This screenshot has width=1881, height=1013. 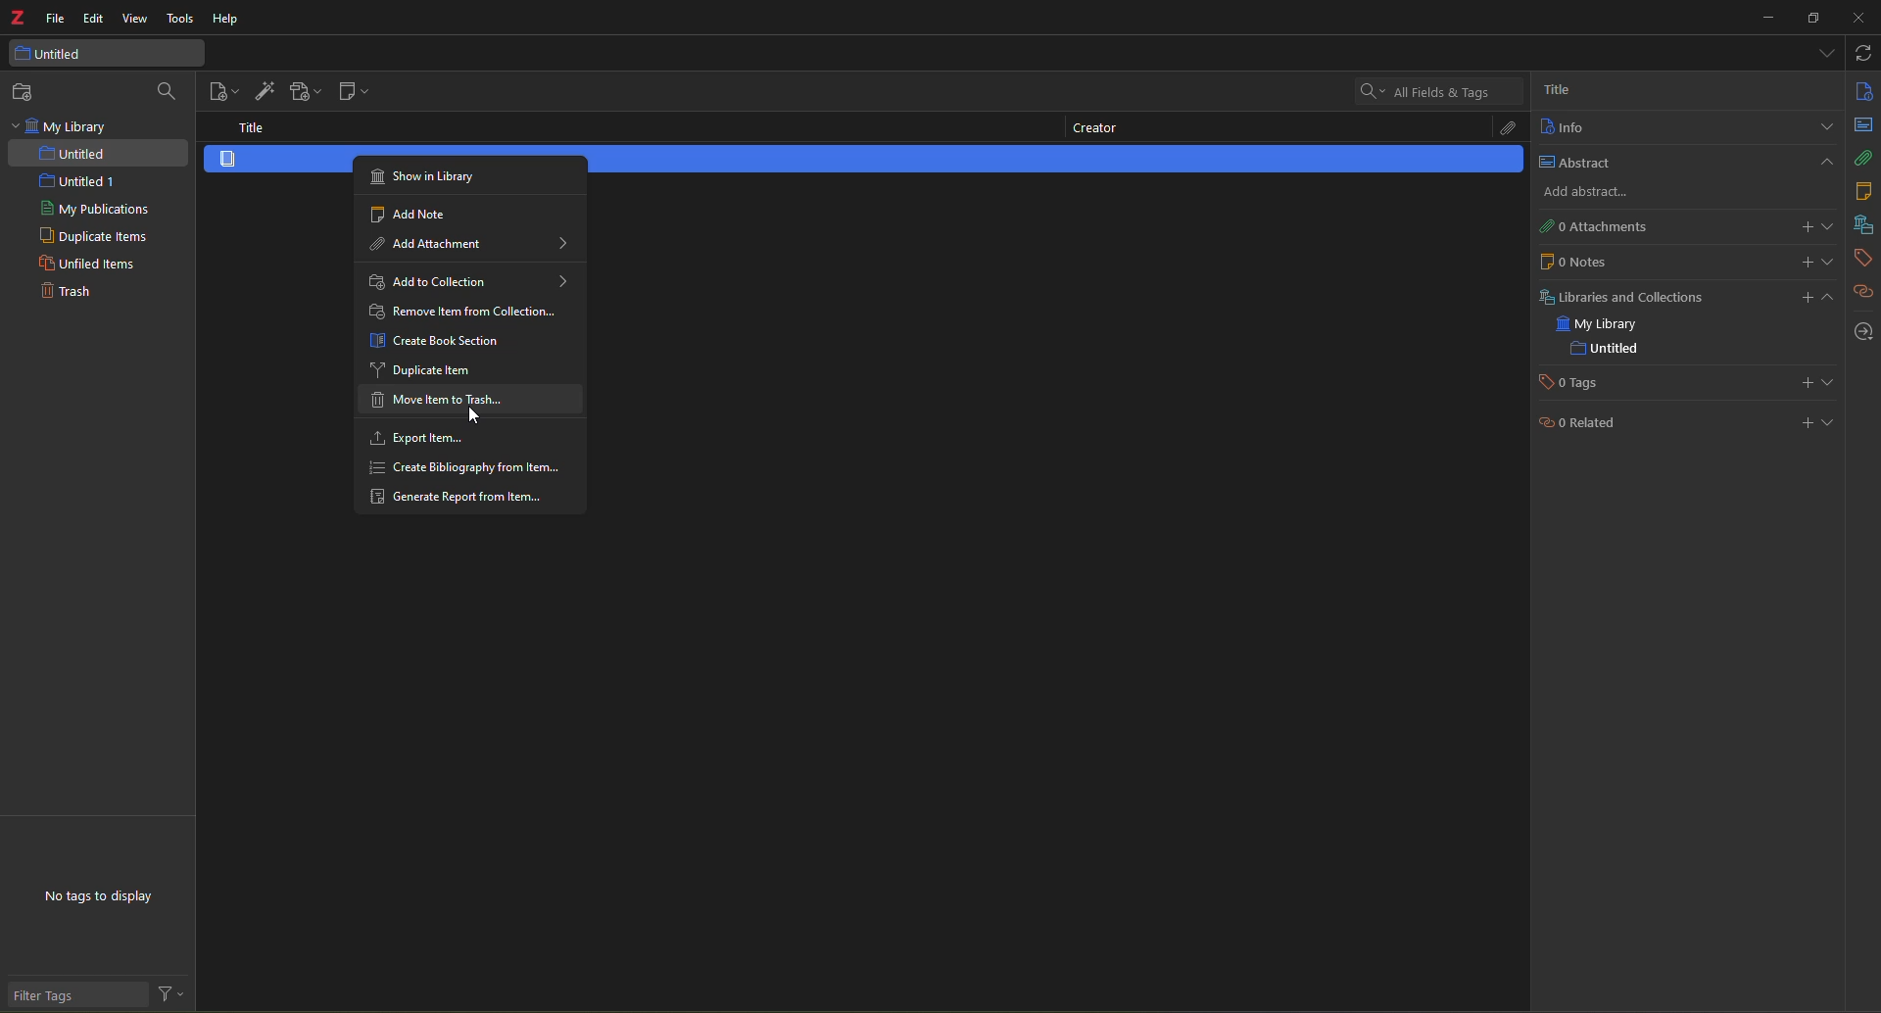 I want to click on file, so click(x=56, y=20).